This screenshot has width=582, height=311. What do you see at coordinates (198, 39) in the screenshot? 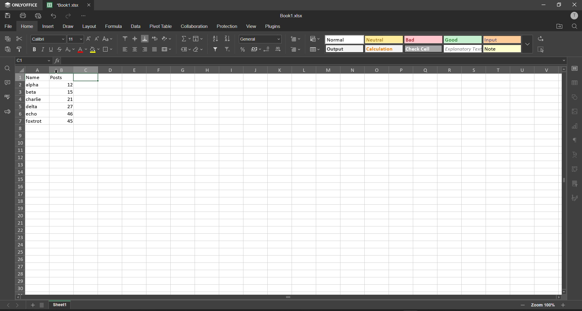
I see `fill` at bounding box center [198, 39].